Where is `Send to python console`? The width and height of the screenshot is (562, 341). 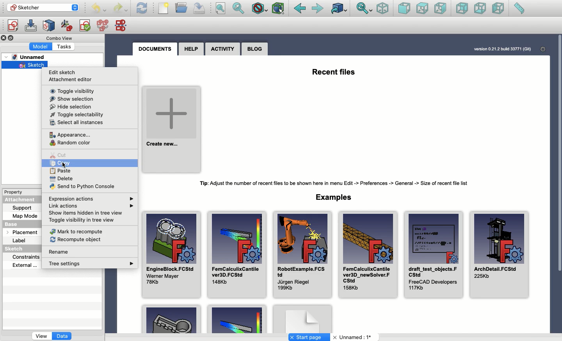
Send to python console is located at coordinates (82, 186).